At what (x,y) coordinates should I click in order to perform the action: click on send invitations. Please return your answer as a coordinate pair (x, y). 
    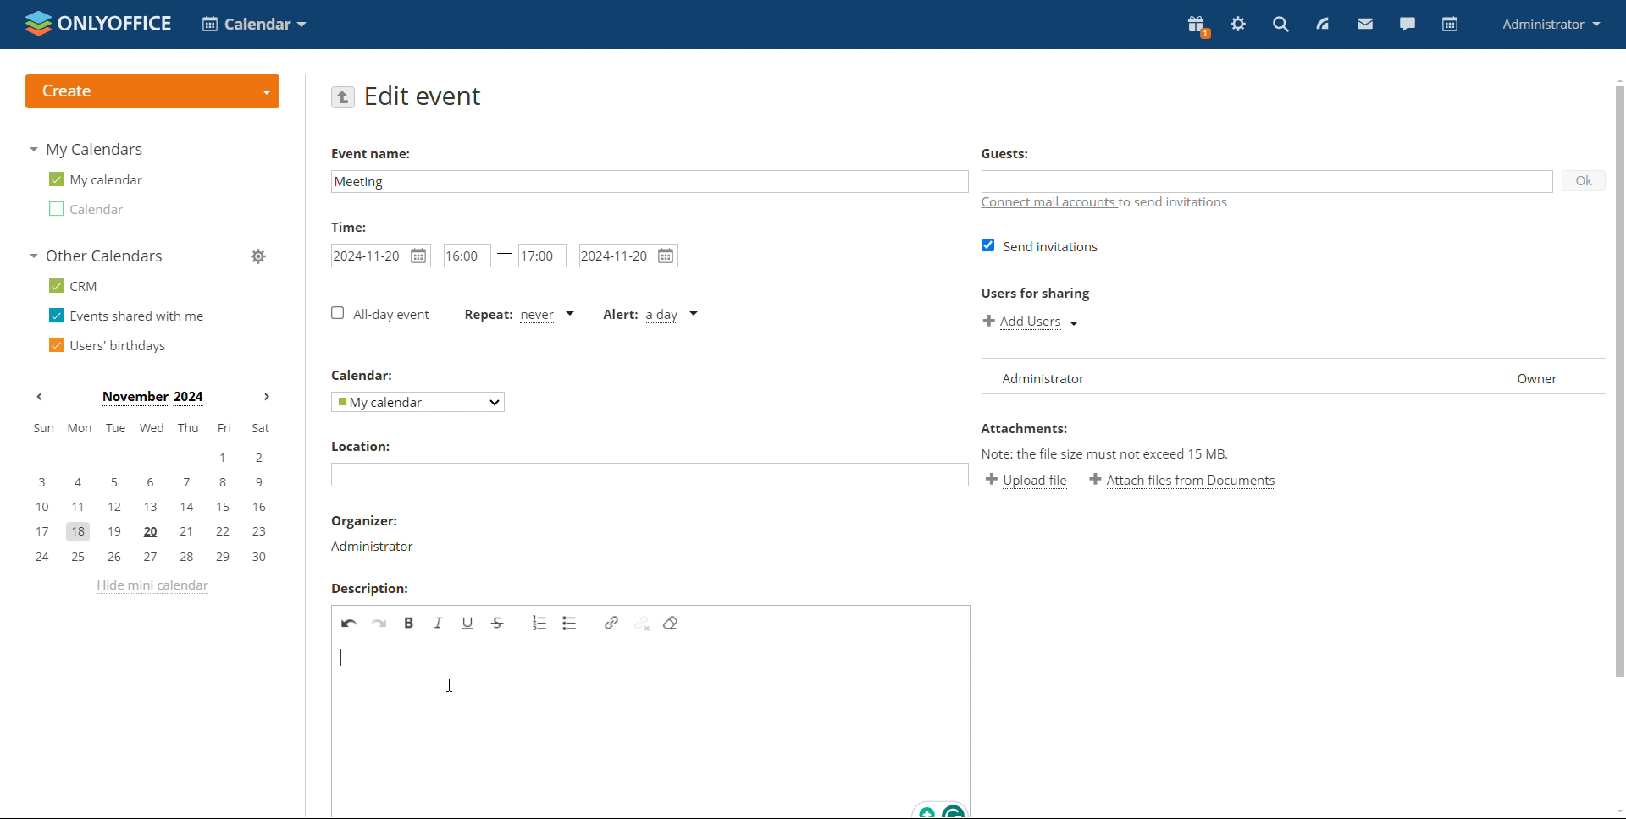
    Looking at the image, I should click on (1038, 245).